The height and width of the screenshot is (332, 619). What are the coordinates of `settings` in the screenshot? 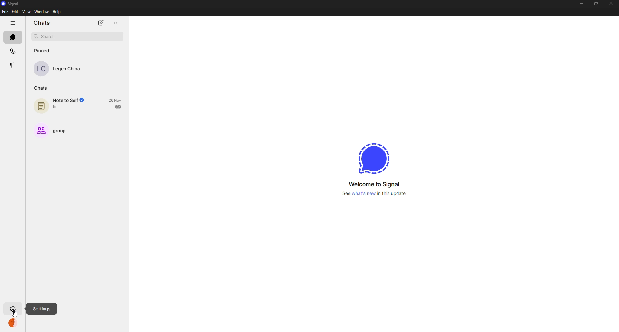 It's located at (42, 309).